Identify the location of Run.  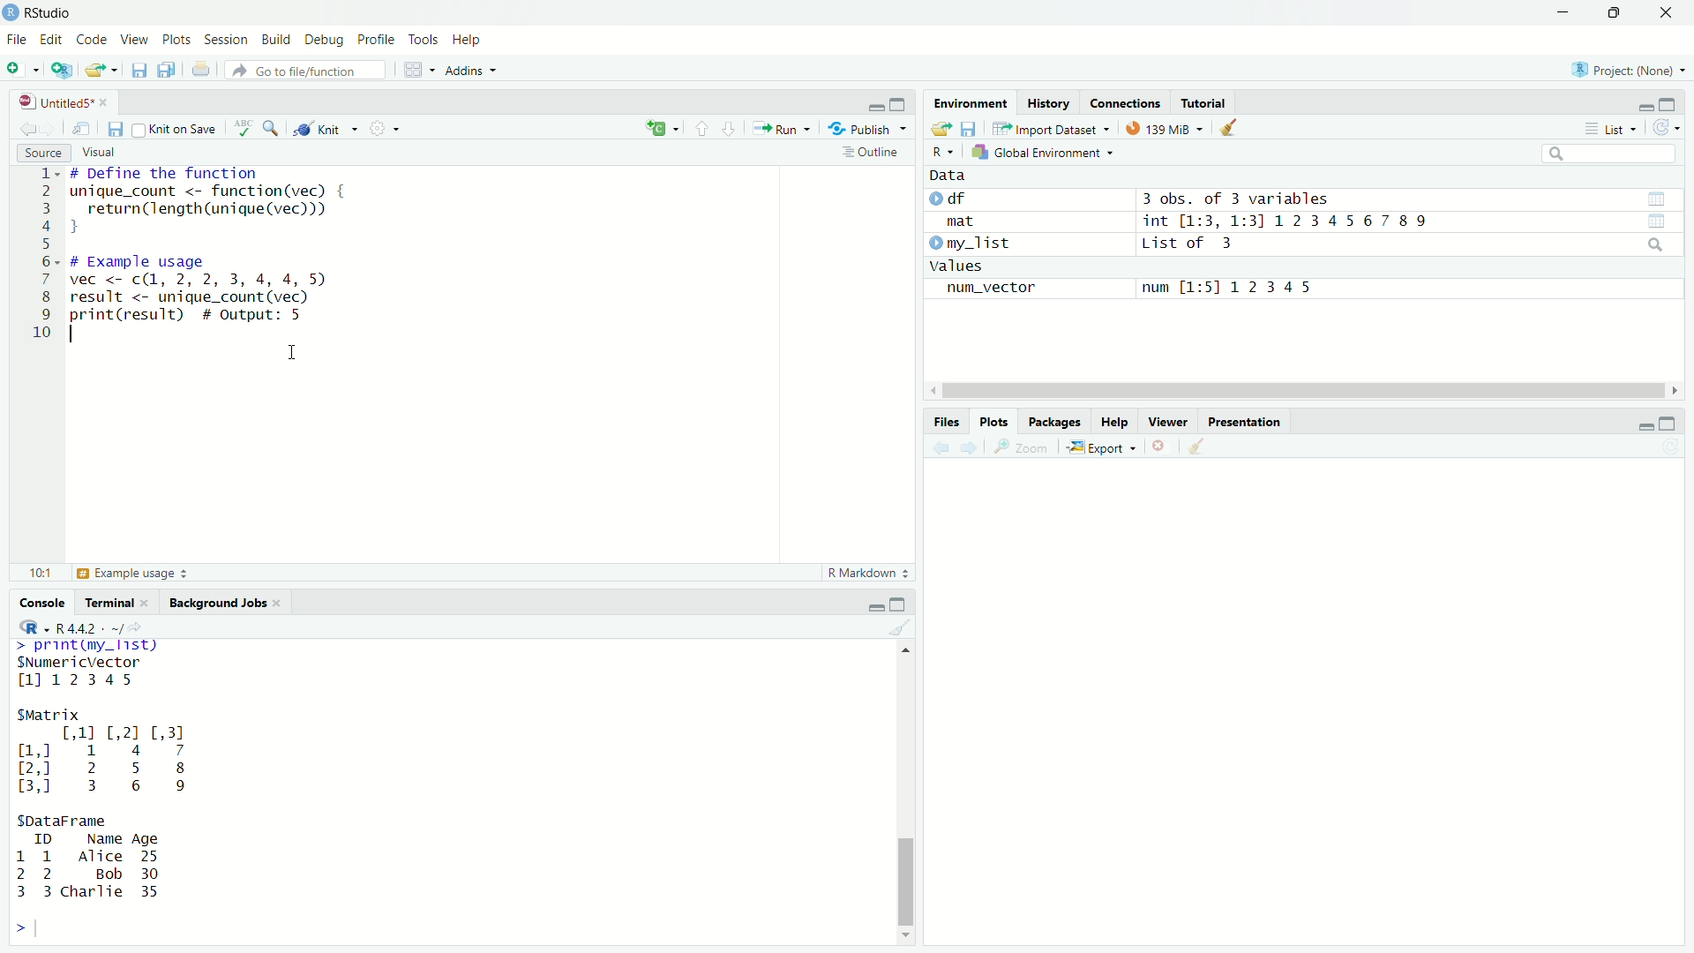
(782, 130).